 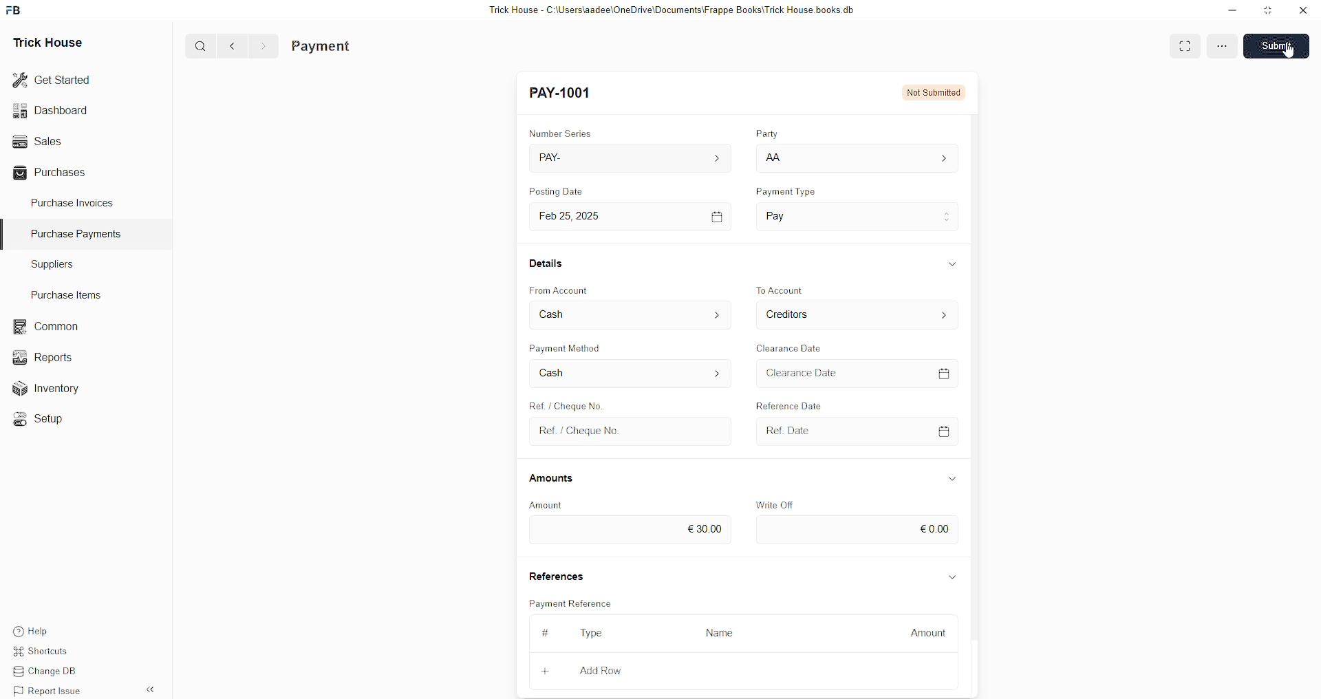 What do you see at coordinates (937, 530) in the screenshot?
I see `€0.00` at bounding box center [937, 530].